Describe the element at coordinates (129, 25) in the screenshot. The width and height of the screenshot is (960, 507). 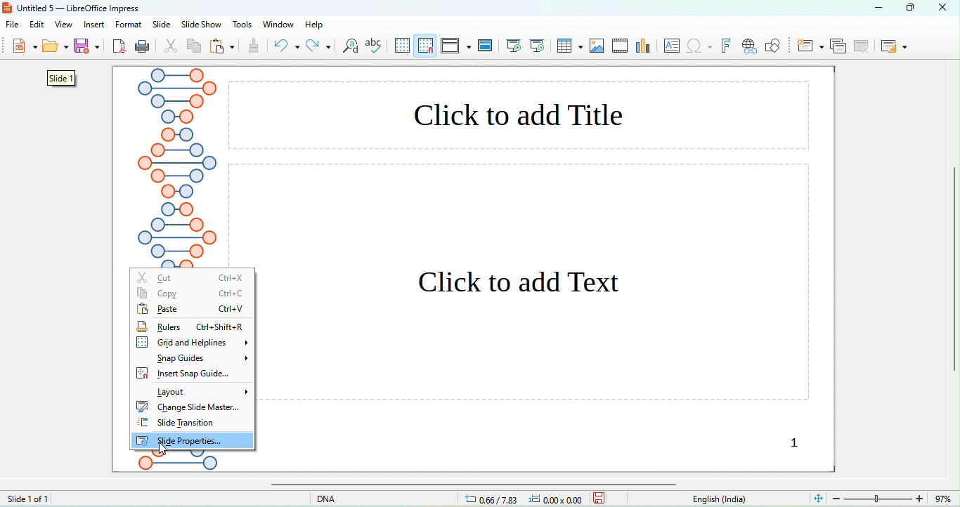
I see `format` at that location.